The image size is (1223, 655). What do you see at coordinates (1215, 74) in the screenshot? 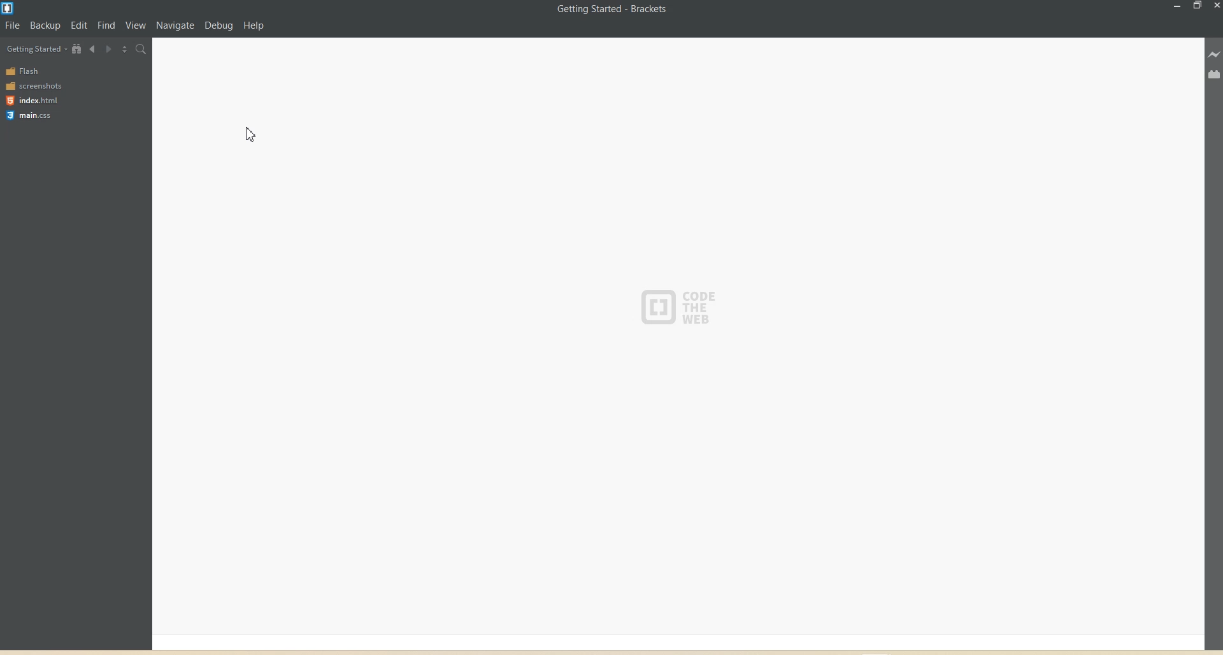
I see `Extension manager` at bounding box center [1215, 74].